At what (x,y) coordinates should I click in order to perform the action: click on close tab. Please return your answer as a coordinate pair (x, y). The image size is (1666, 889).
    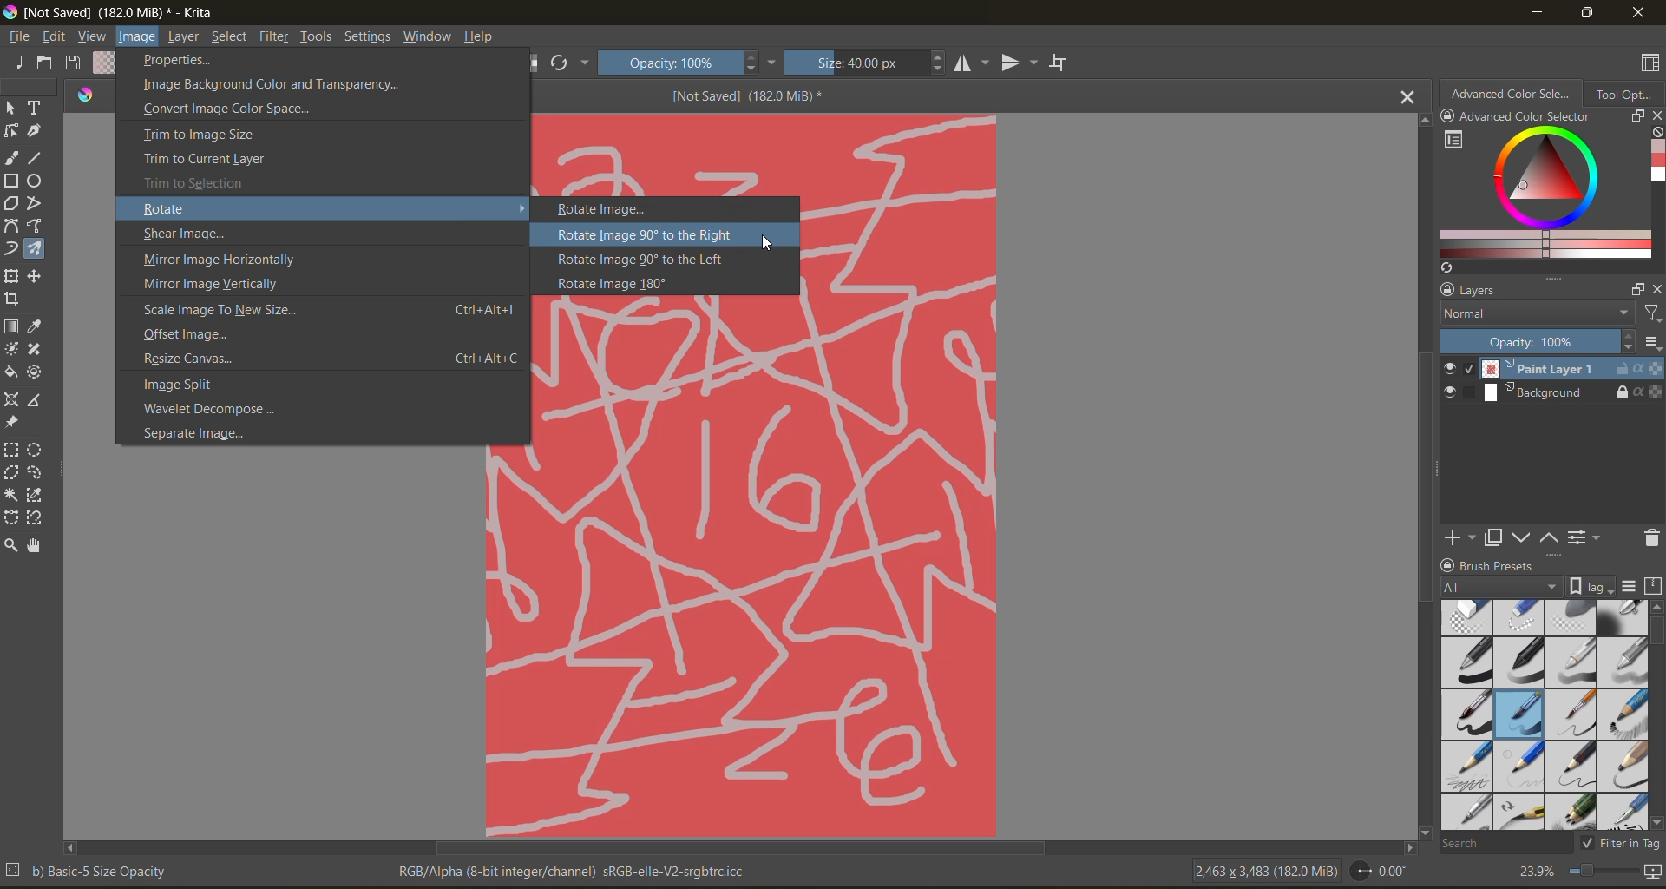
    Looking at the image, I should click on (1406, 100).